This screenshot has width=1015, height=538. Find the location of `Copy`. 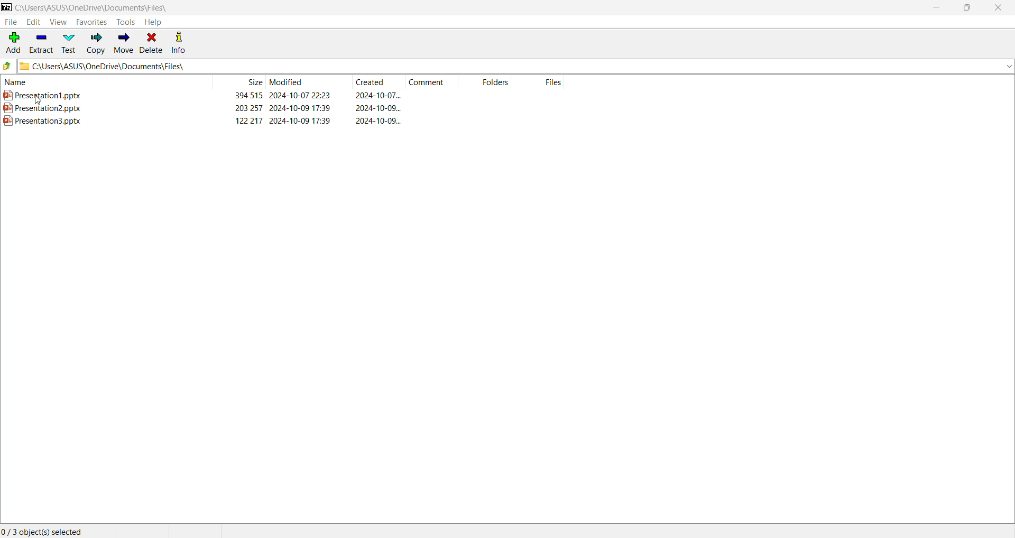

Copy is located at coordinates (96, 44).